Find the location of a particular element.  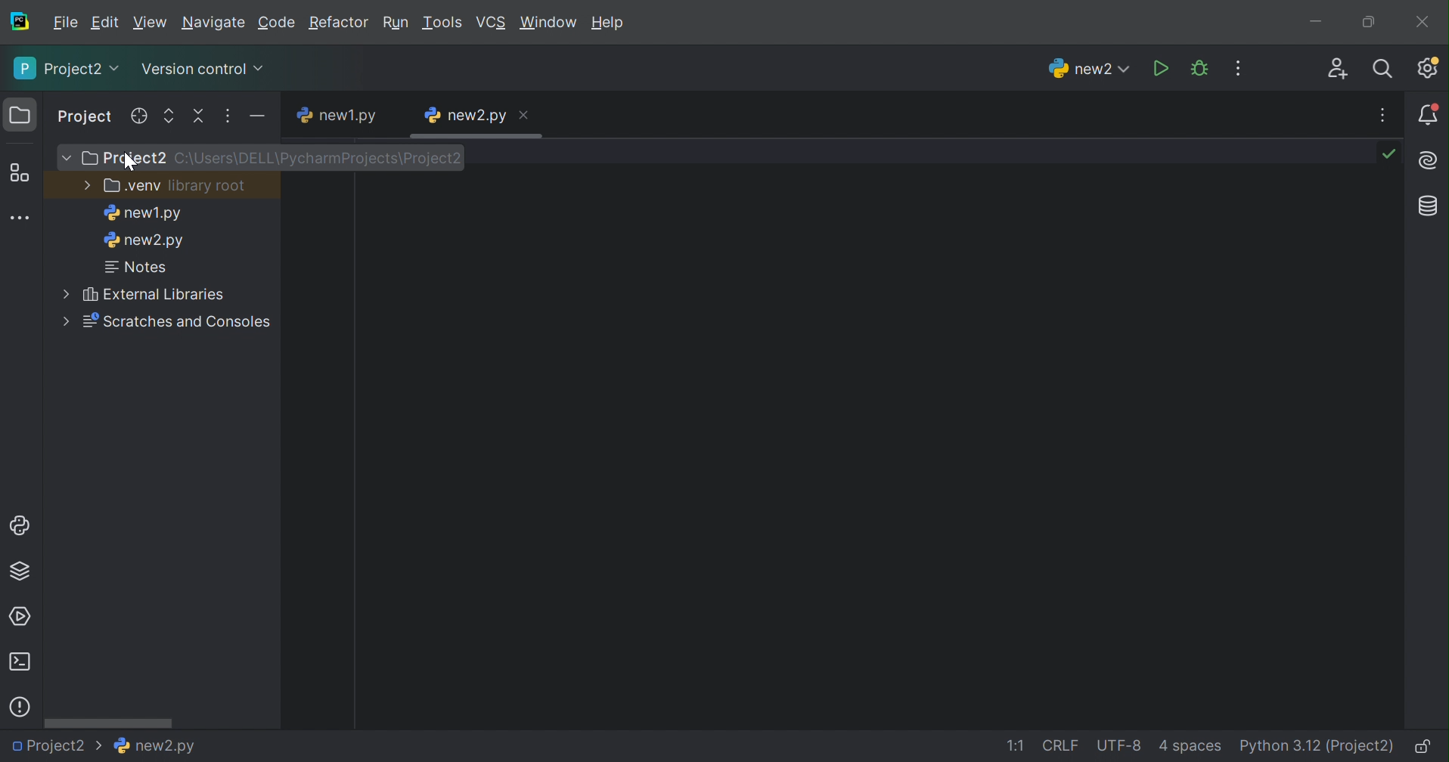

More is located at coordinates (67, 321).